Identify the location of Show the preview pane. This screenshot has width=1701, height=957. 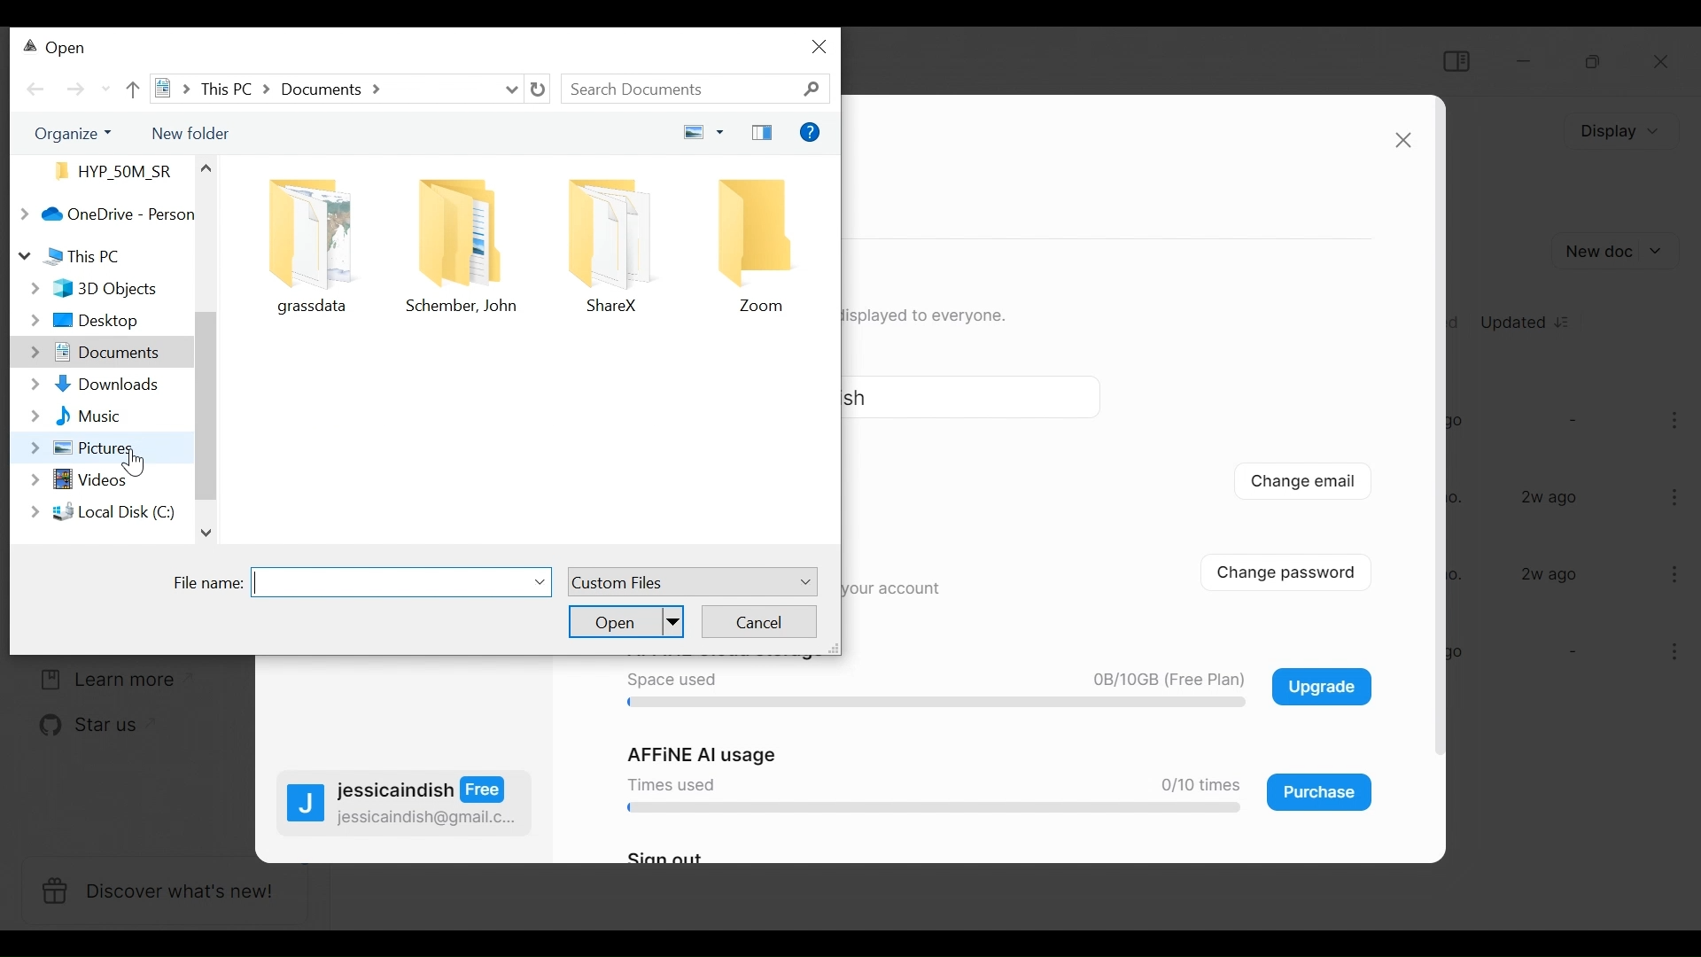
(762, 134).